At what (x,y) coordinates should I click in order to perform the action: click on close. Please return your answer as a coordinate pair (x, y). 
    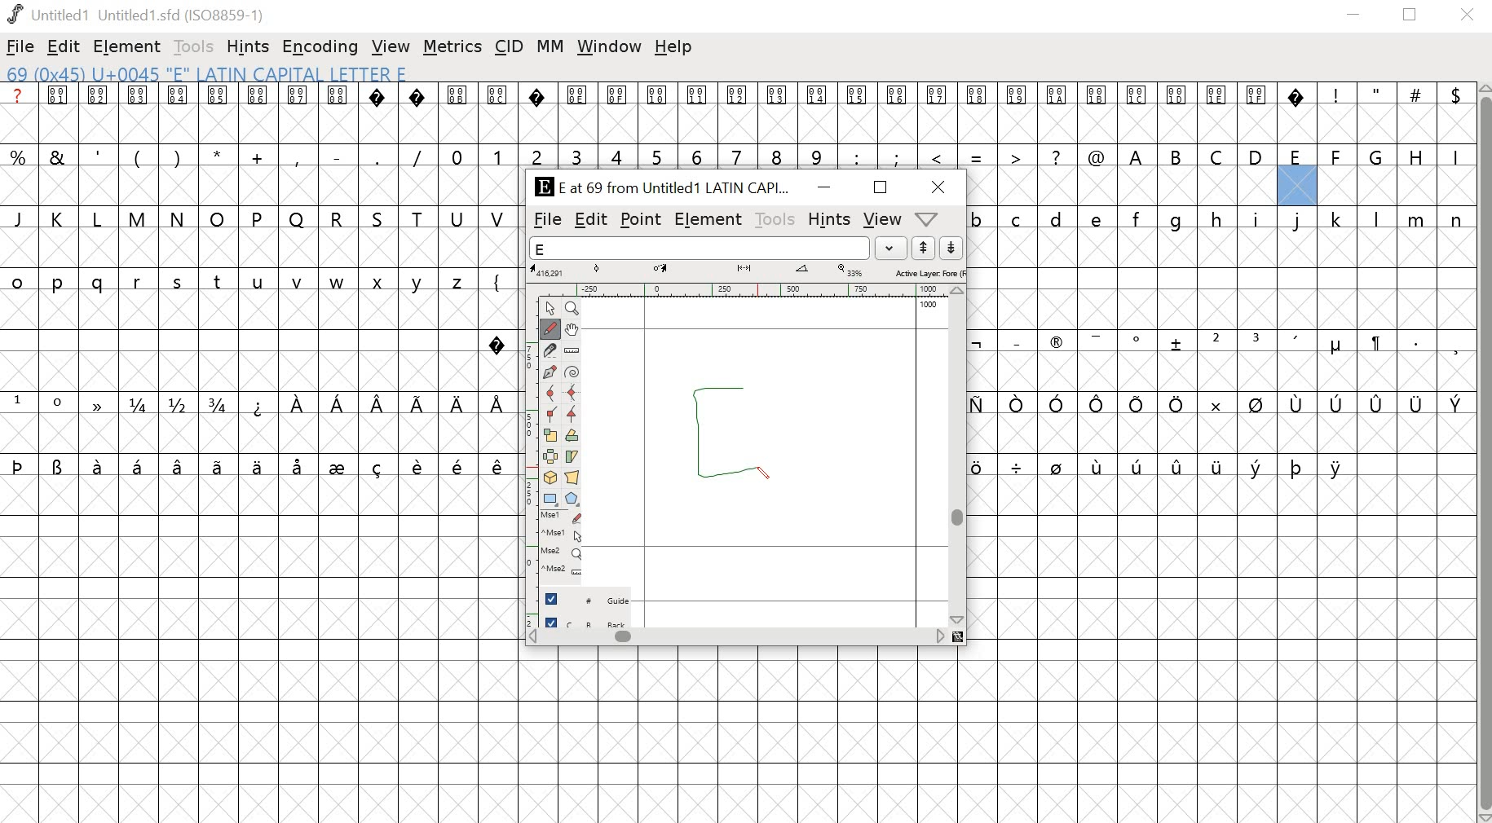
    Looking at the image, I should click on (941, 187).